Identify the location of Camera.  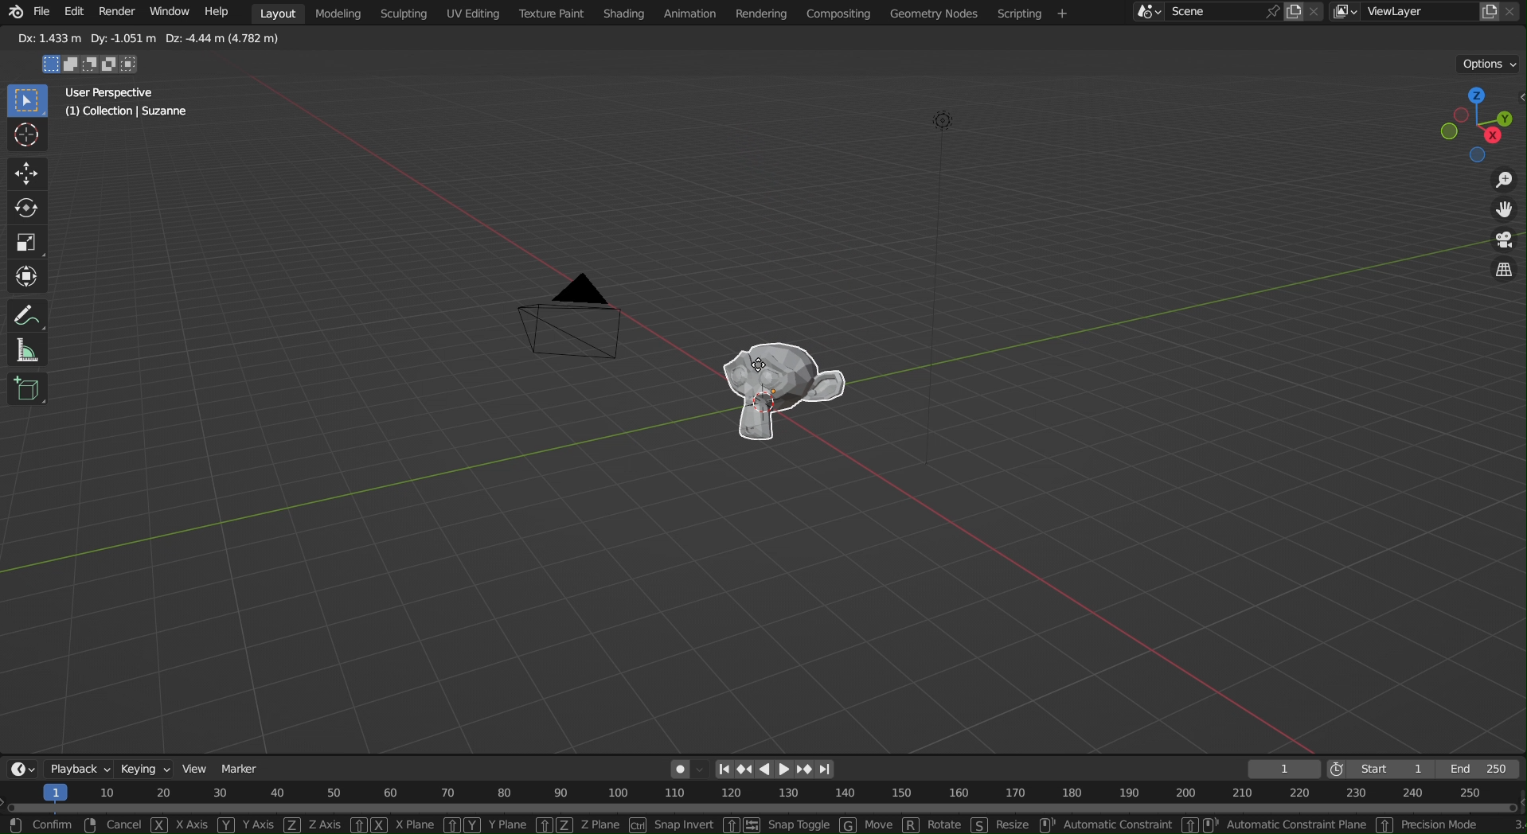
(572, 318).